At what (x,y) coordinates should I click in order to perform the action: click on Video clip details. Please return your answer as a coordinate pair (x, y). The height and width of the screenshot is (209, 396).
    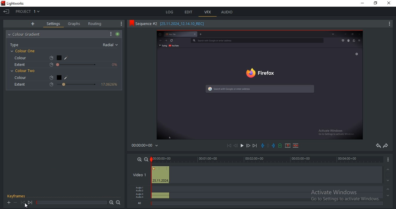
    Looking at the image, I should click on (161, 175).